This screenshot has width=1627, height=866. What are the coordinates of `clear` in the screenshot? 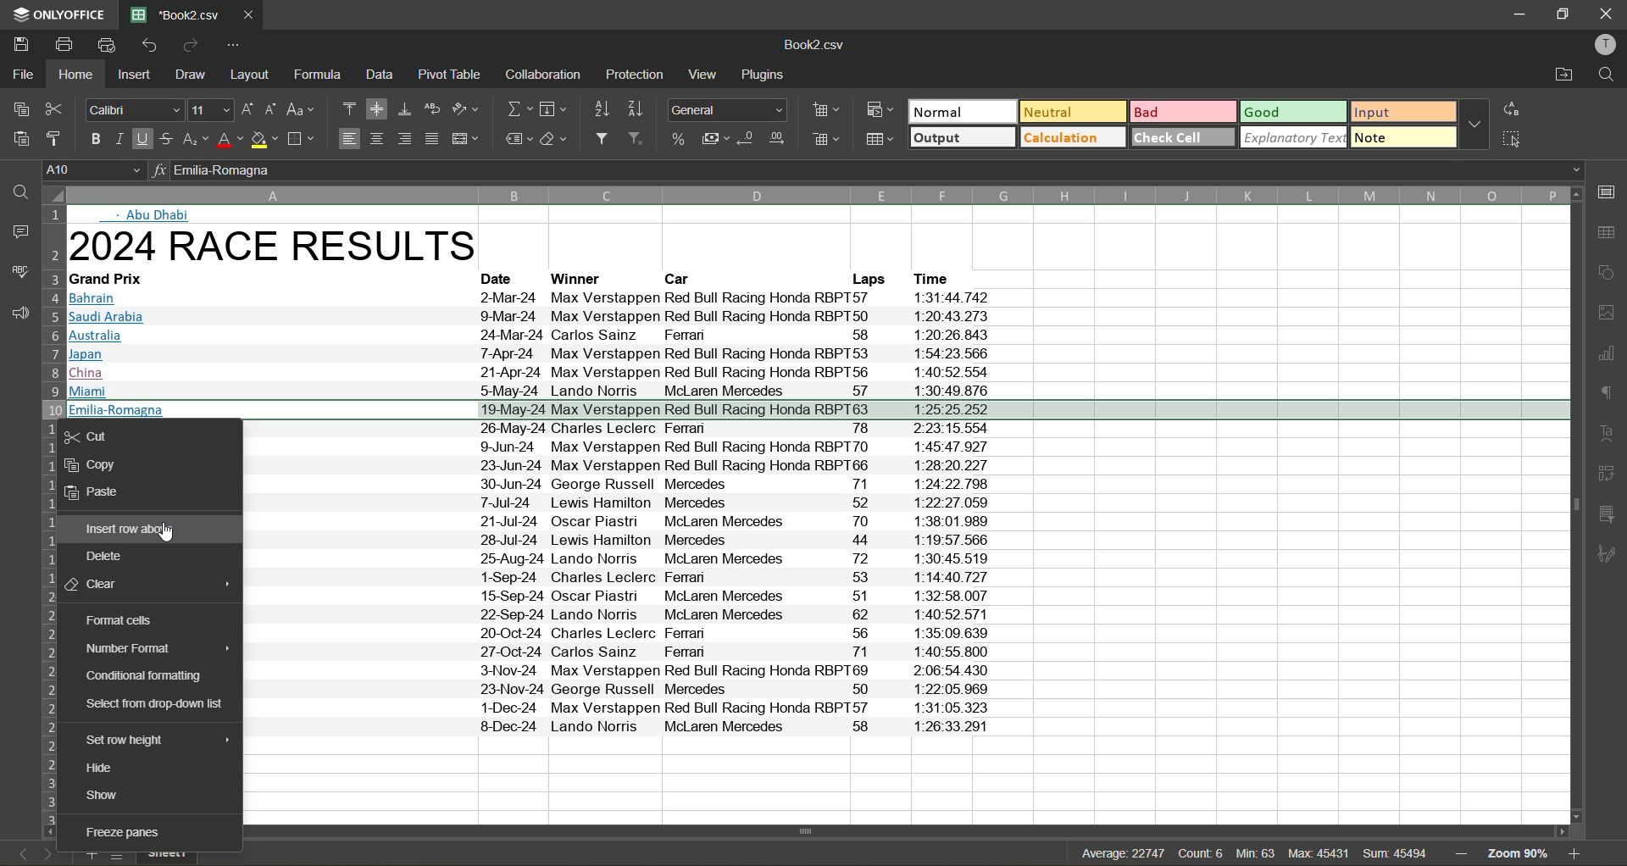 It's located at (555, 140).